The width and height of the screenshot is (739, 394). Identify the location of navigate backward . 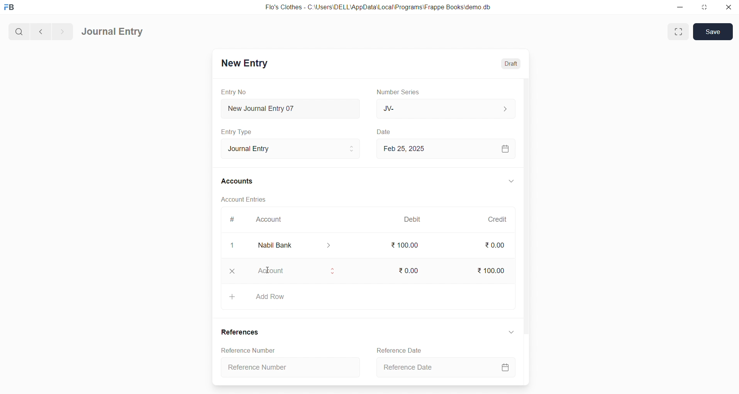
(40, 31).